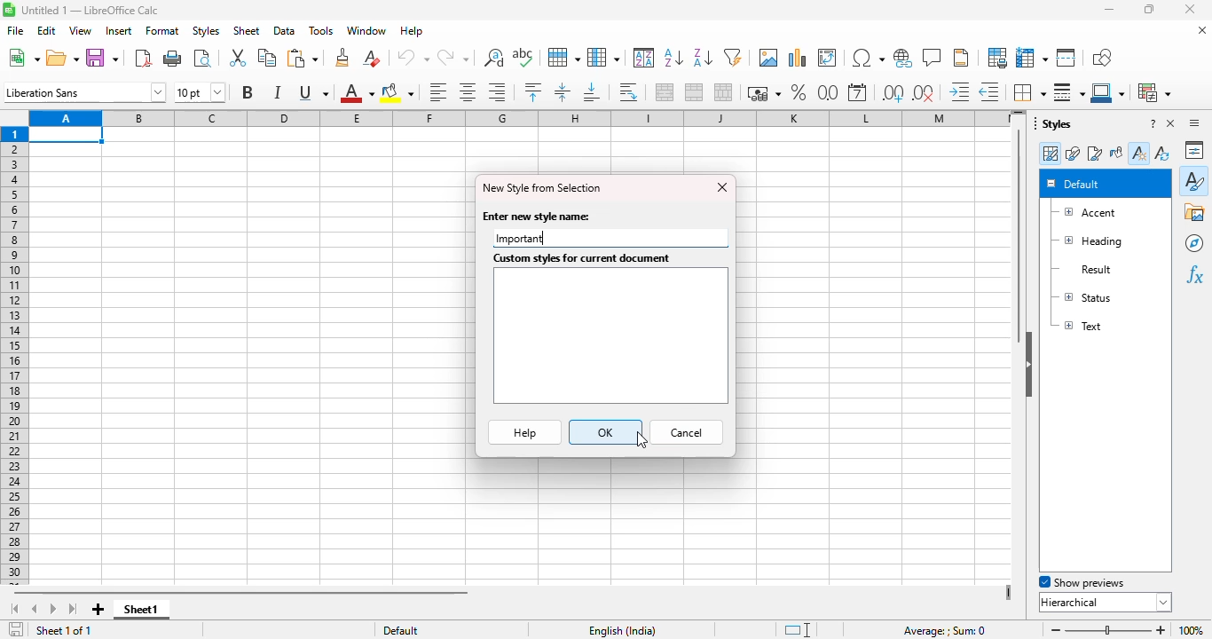 The image size is (1212, 639). Describe the element at coordinates (413, 58) in the screenshot. I see `undo` at that location.